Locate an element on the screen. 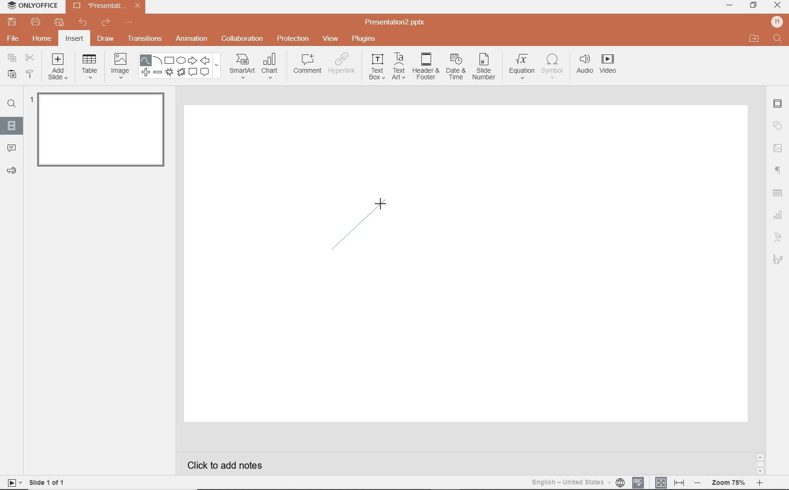 This screenshot has height=490, width=789. FEEDBACK & SUPPORT is located at coordinates (11, 171).